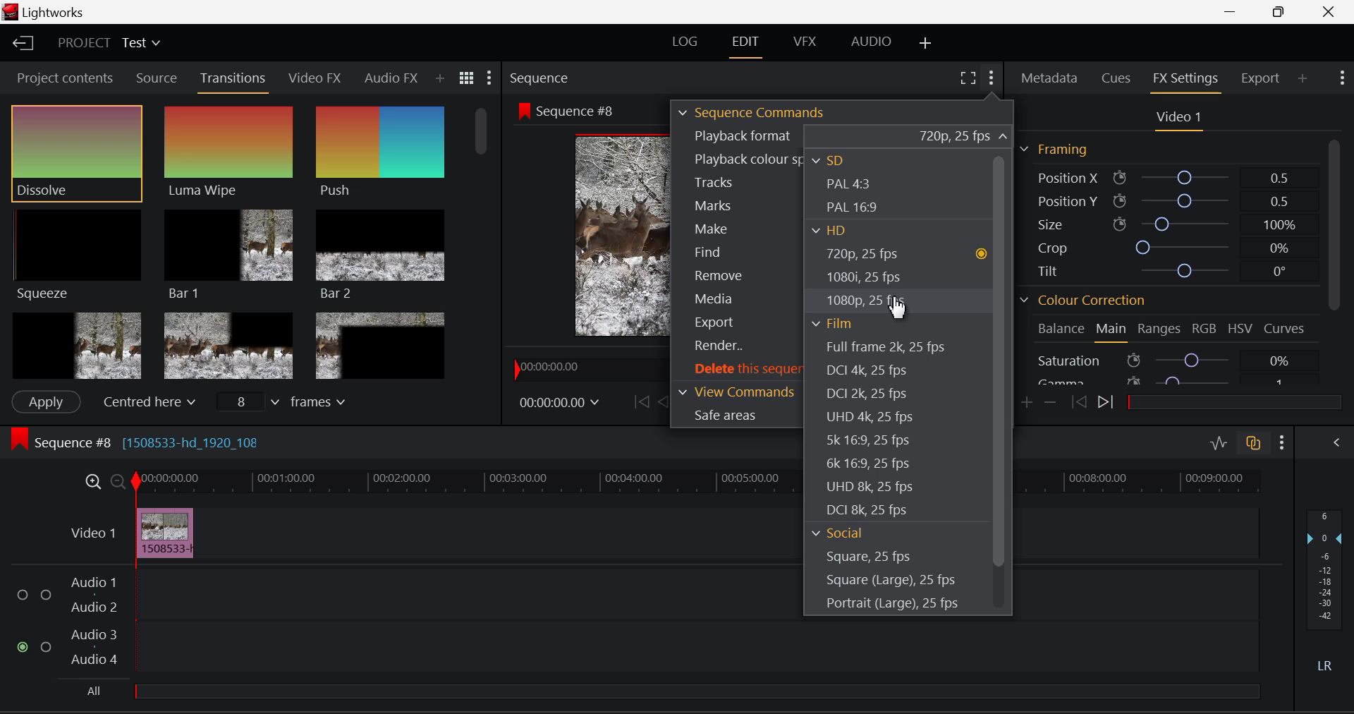 The height and width of the screenshot is (714, 1354). What do you see at coordinates (869, 511) in the screenshot?
I see `DCI 8k` at bounding box center [869, 511].